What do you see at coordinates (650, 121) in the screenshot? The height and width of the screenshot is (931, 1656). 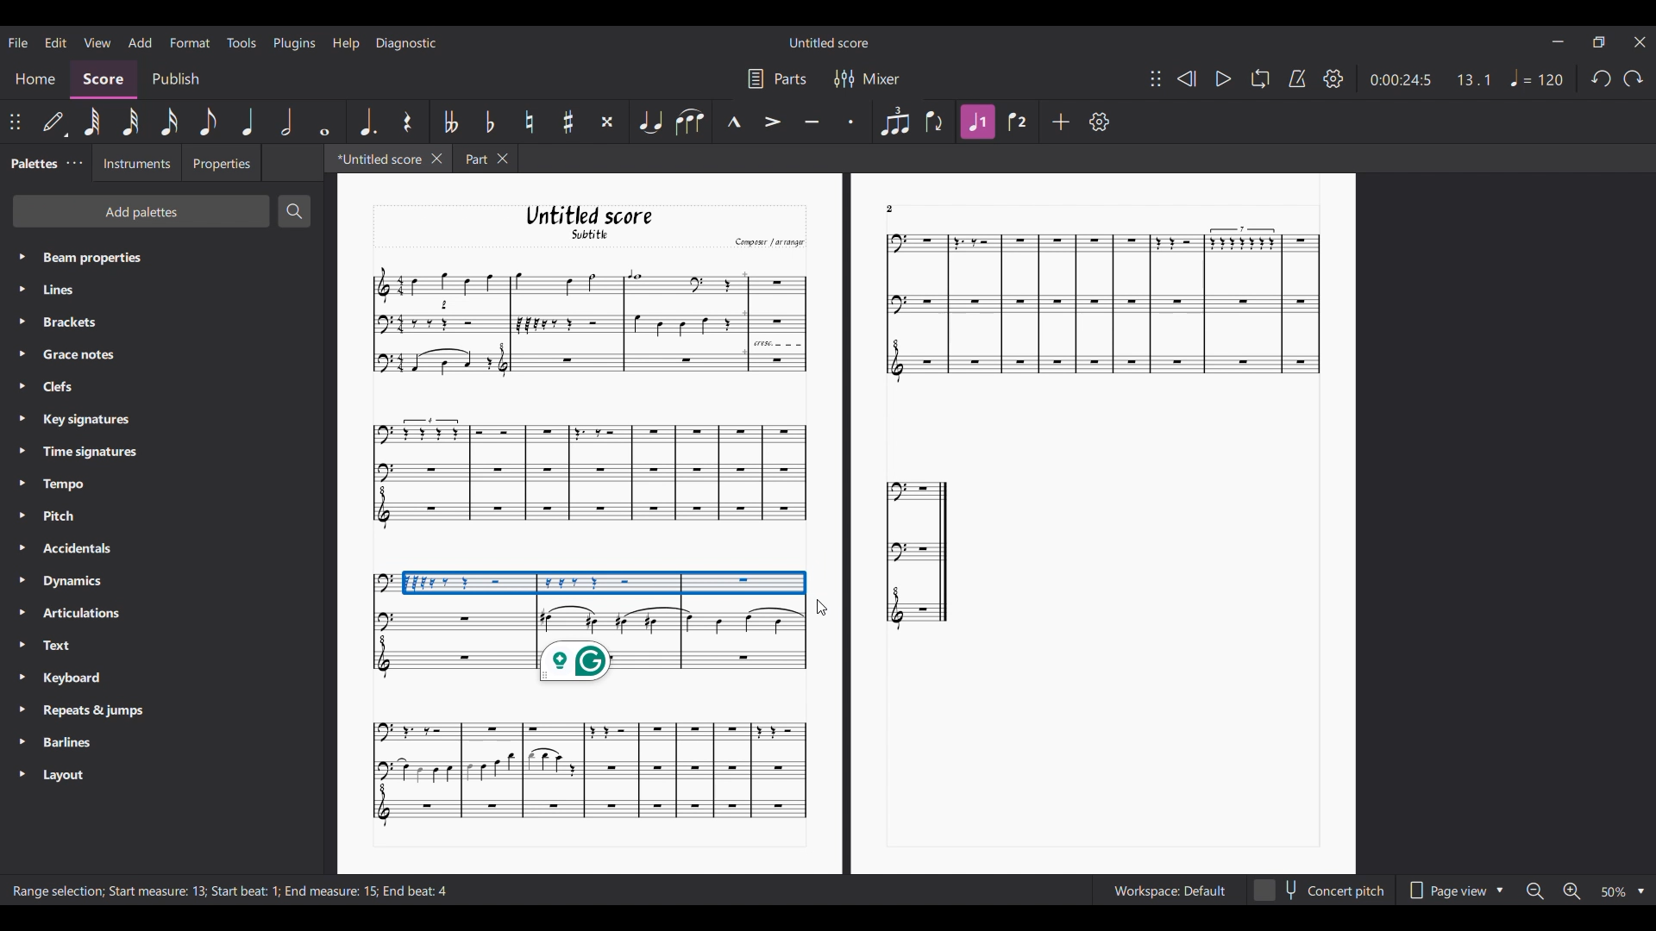 I see `Tie` at bounding box center [650, 121].